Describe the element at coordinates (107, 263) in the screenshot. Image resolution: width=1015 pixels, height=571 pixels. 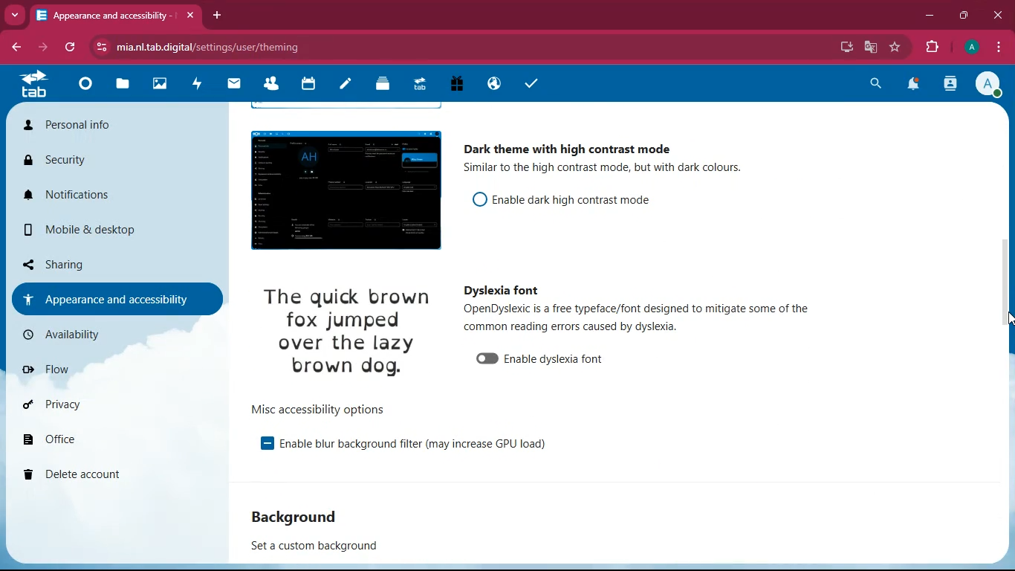
I see `sharing` at that location.